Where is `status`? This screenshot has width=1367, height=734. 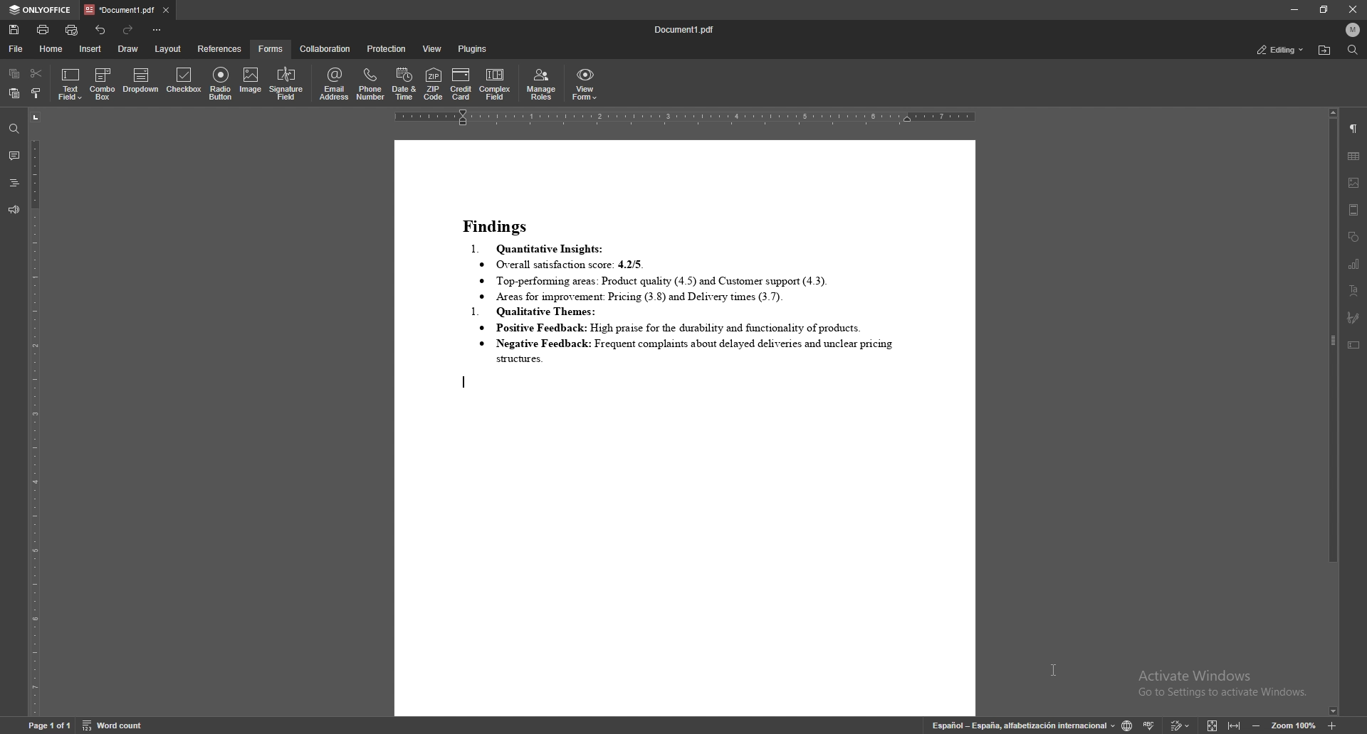
status is located at coordinates (1281, 49).